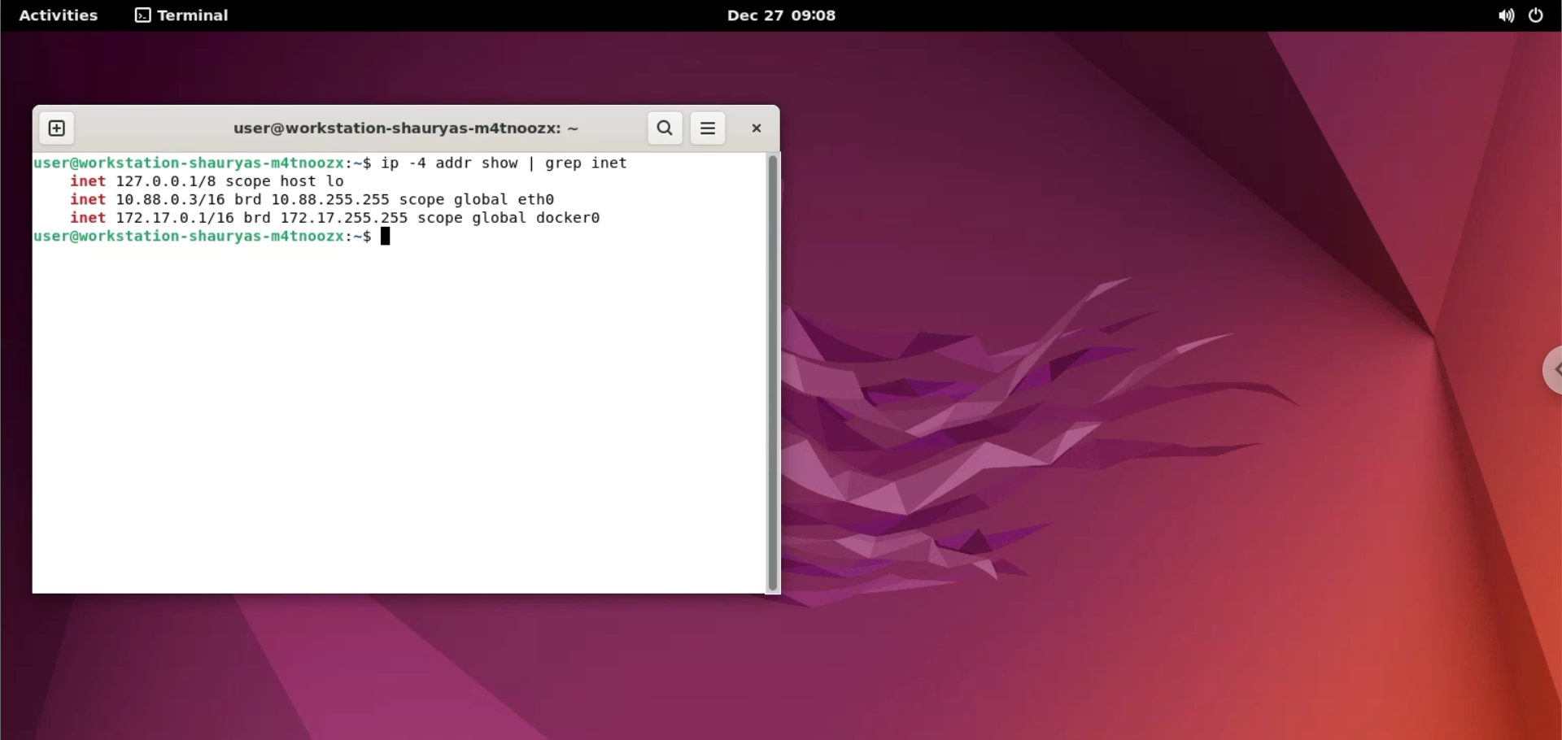  Describe the element at coordinates (1547, 375) in the screenshot. I see `chrome options` at that location.